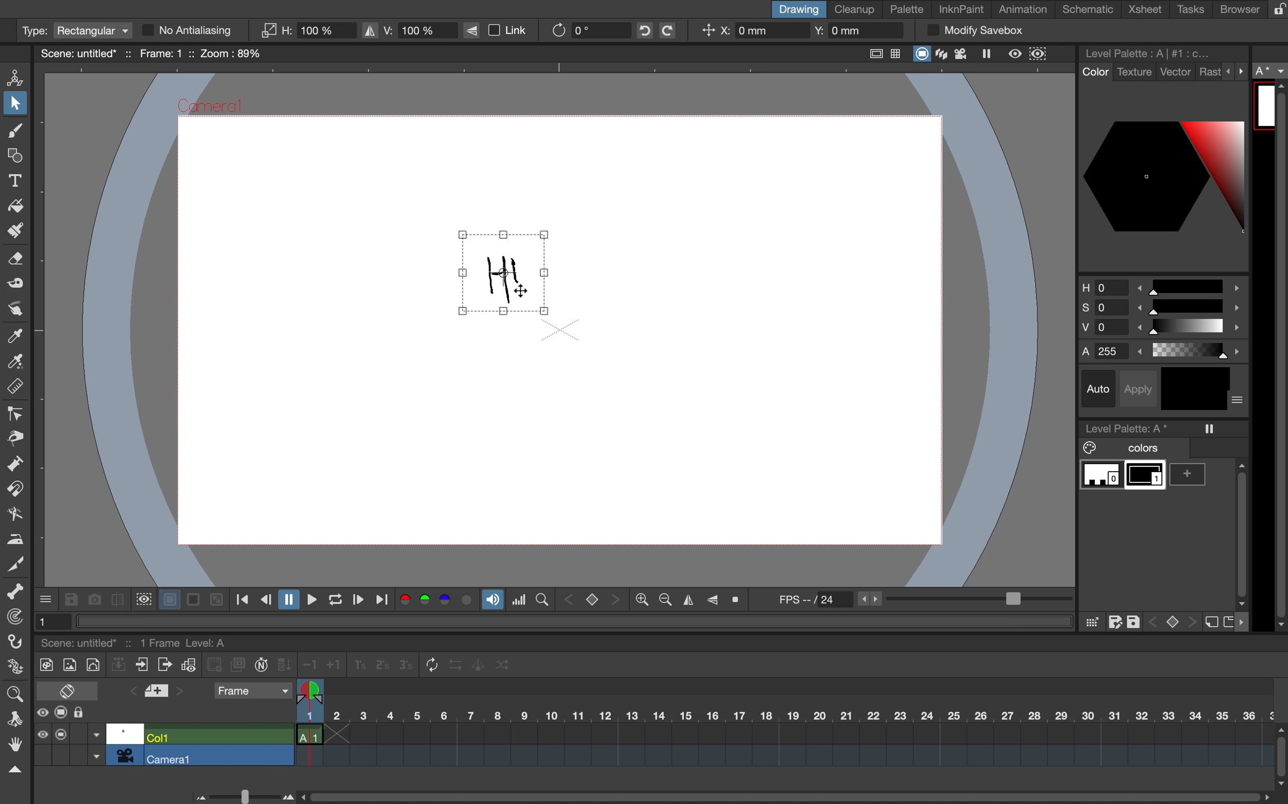 This screenshot has height=804, width=1288. Describe the element at coordinates (1161, 309) in the screenshot. I see `saturation` at that location.